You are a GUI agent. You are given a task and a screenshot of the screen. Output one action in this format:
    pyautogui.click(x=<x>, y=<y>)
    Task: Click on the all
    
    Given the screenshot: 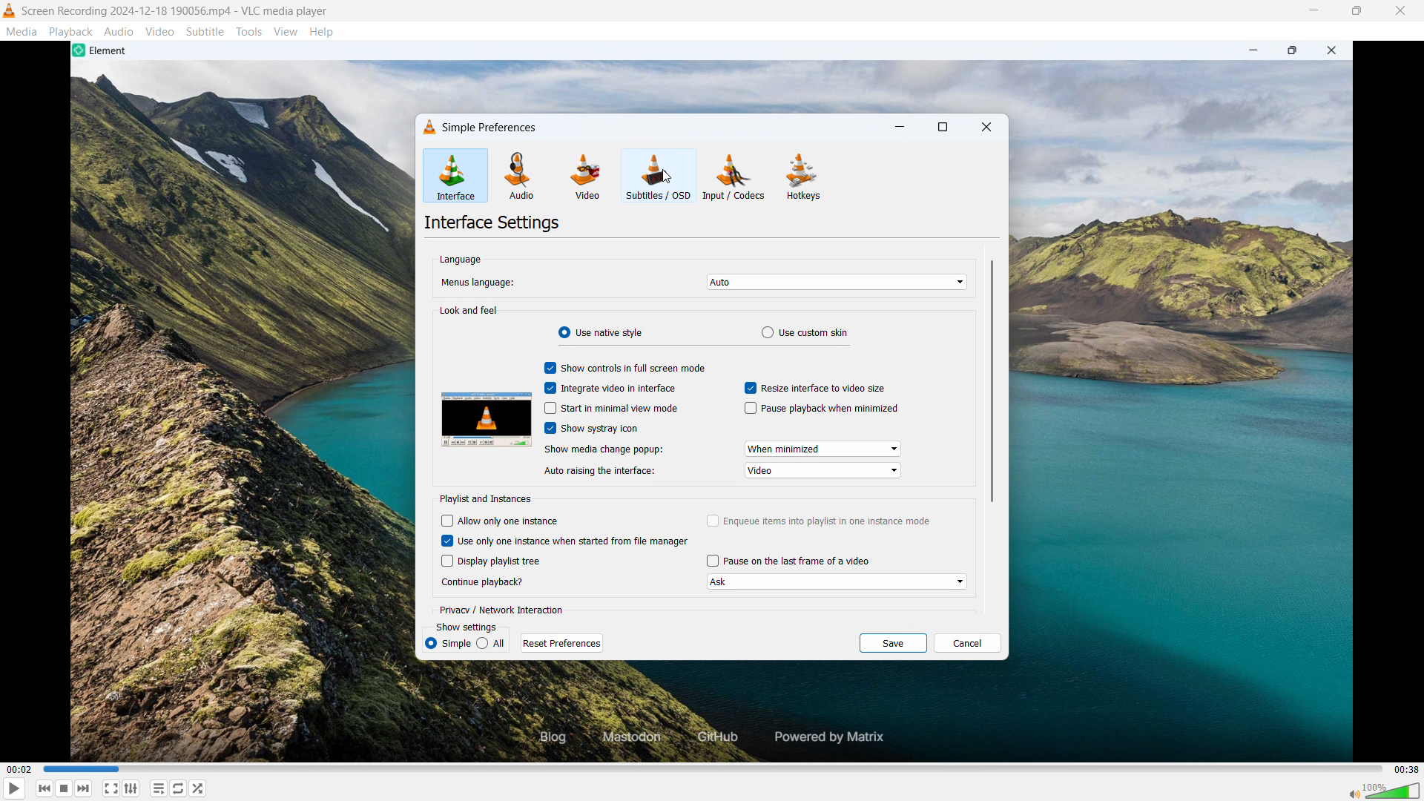 What is the action you would take?
    pyautogui.click(x=447, y=644)
    